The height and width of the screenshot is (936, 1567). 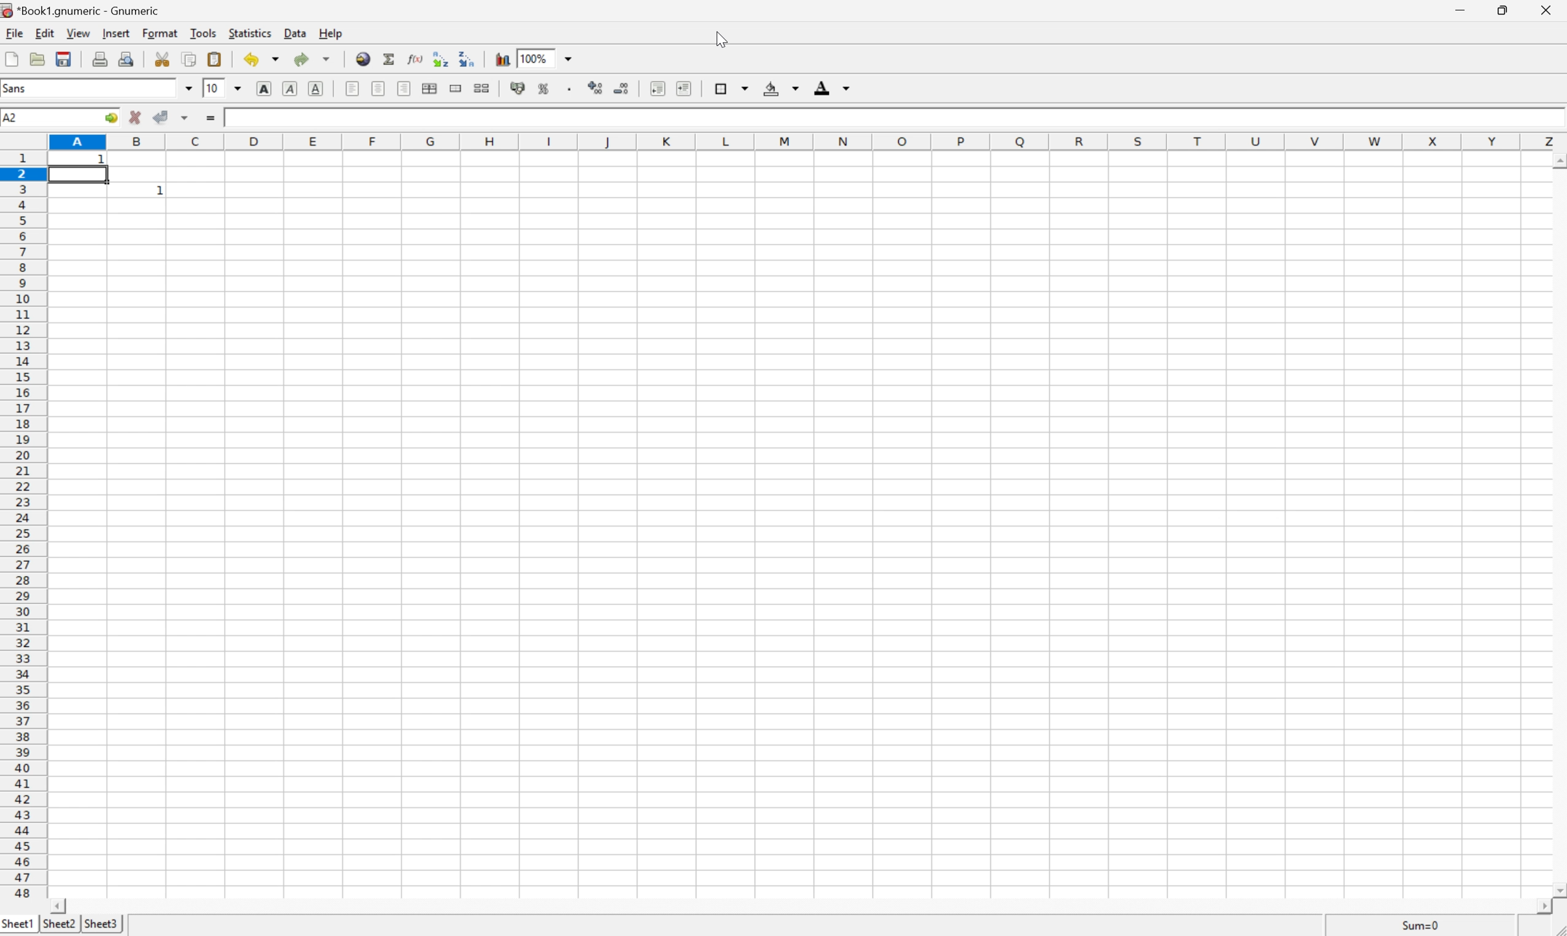 I want to click on Align Left, so click(x=354, y=87).